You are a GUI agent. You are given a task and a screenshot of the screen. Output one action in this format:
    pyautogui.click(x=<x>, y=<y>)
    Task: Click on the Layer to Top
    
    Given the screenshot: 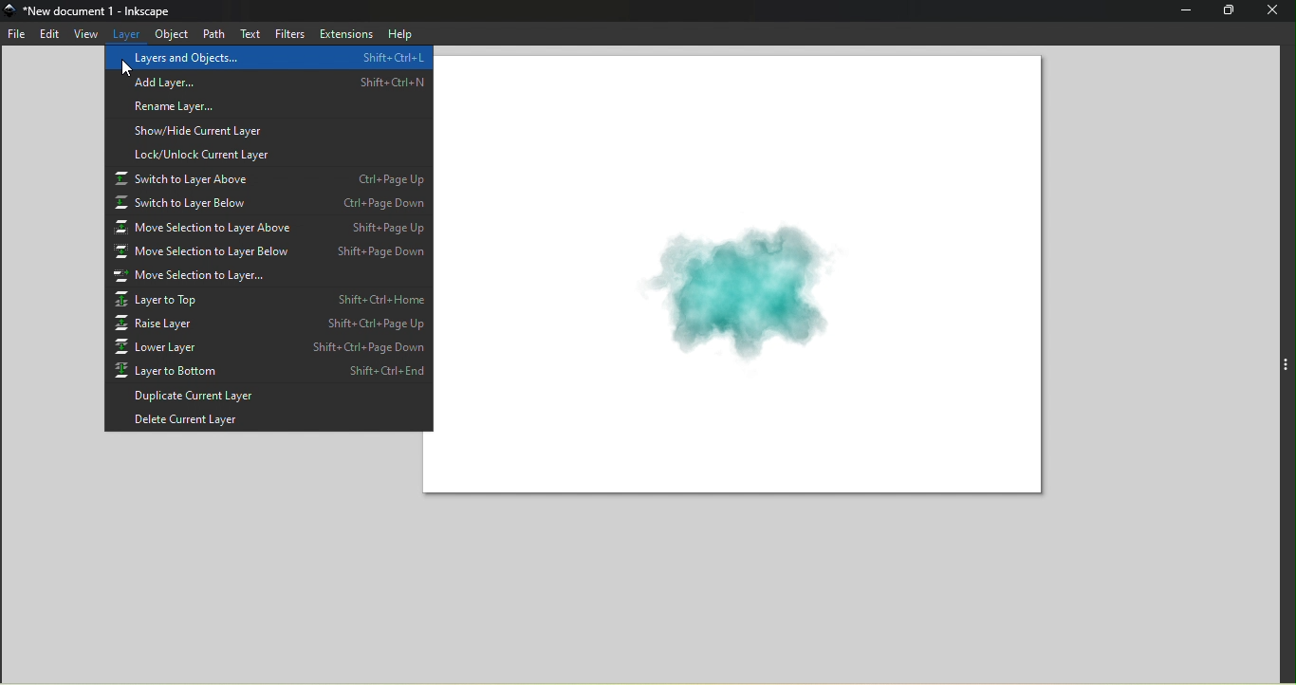 What is the action you would take?
    pyautogui.click(x=268, y=300)
    